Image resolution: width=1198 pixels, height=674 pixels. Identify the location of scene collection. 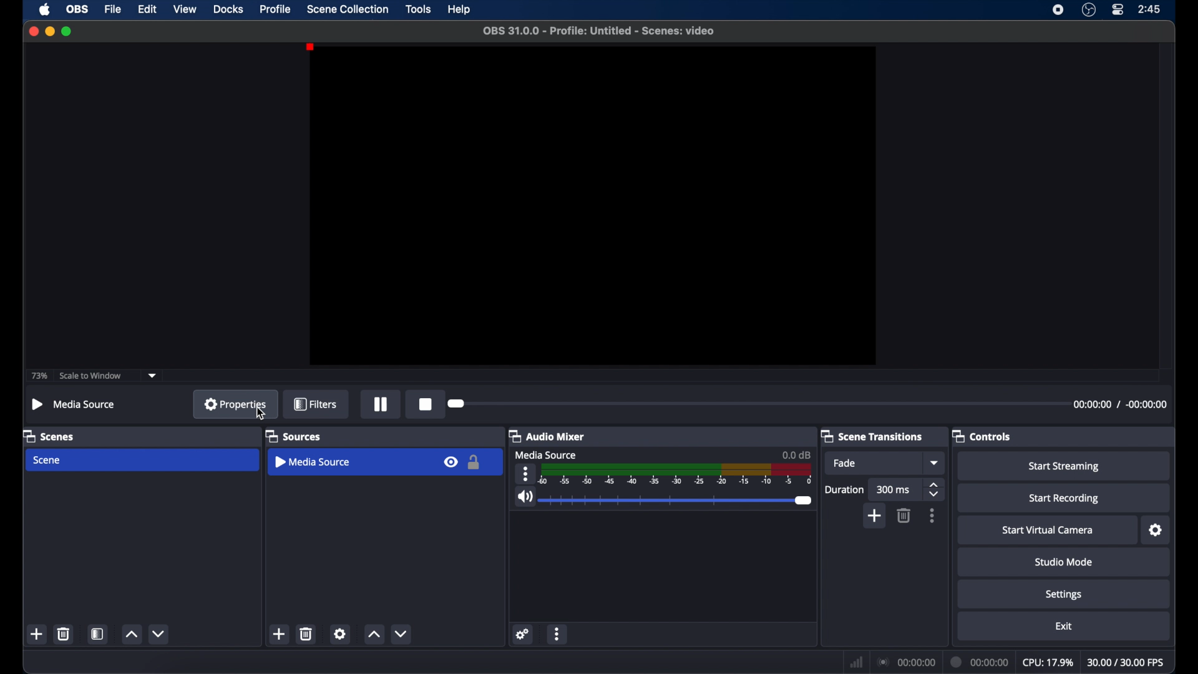
(348, 9).